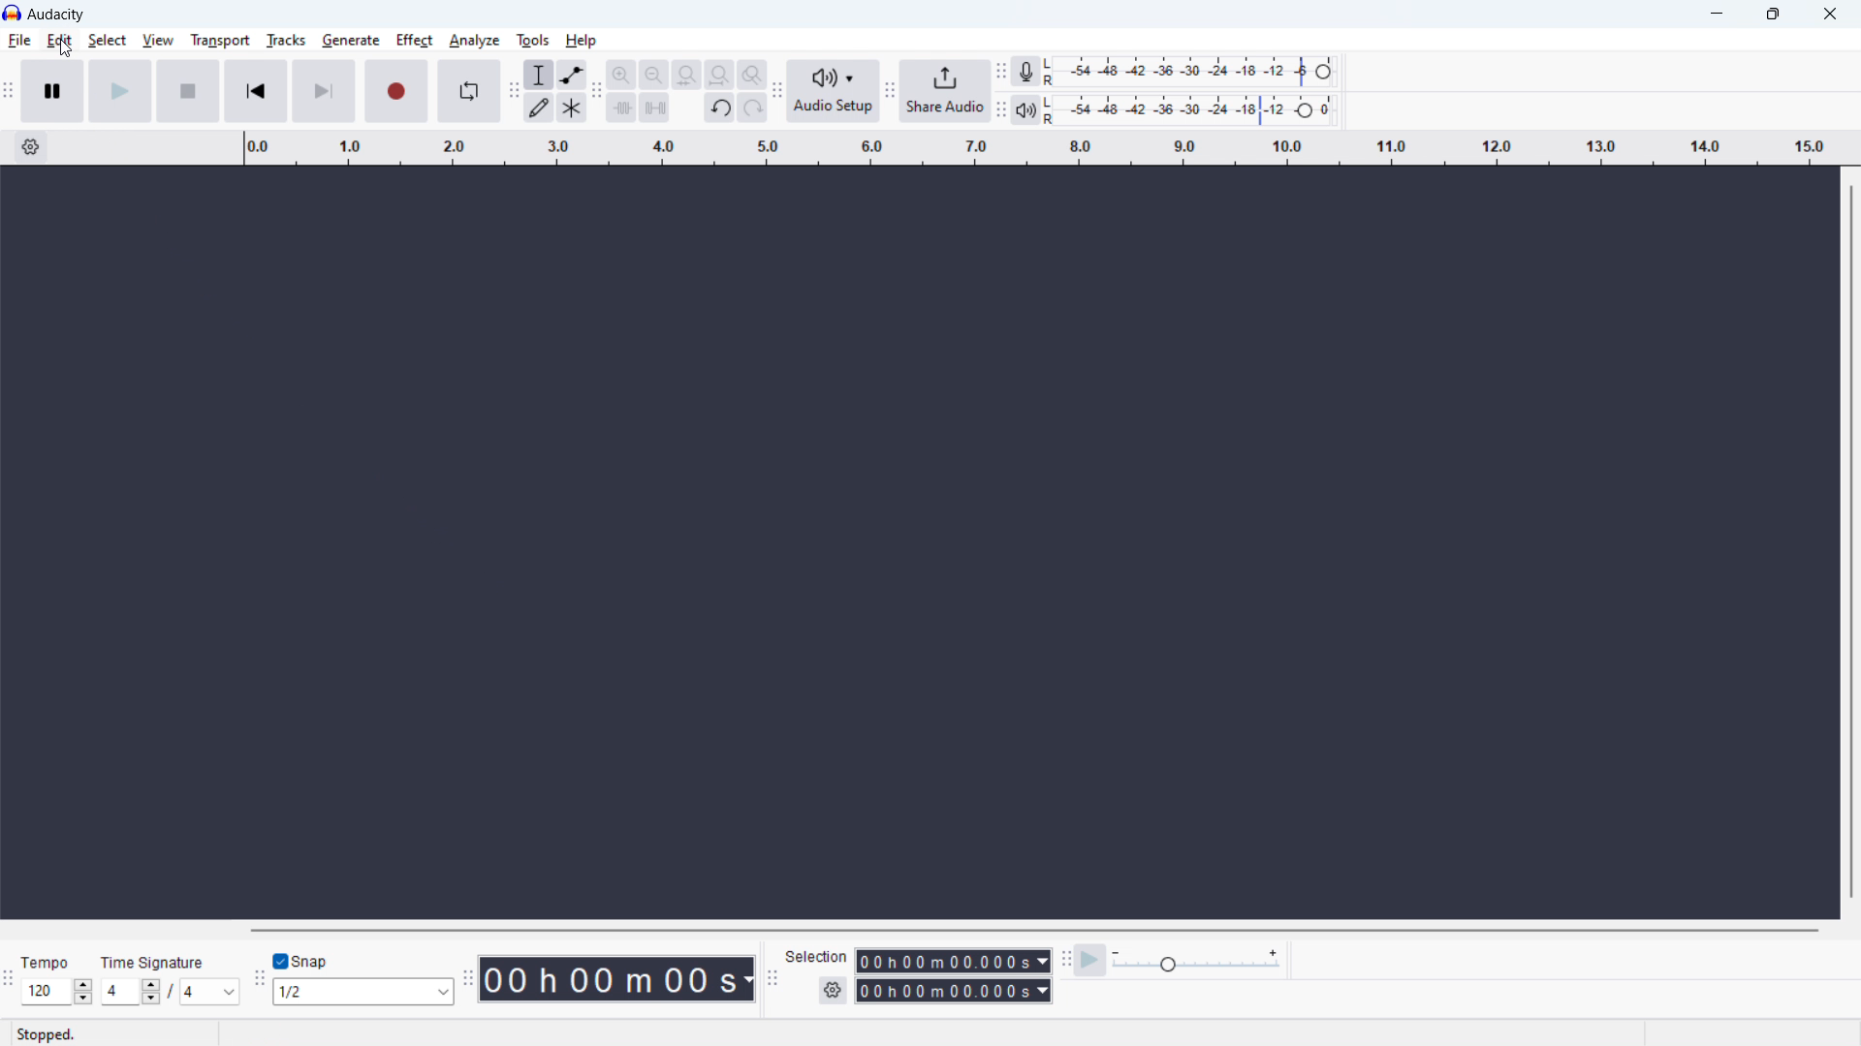 This screenshot has height=1046, width=1861. I want to click on skip to end, so click(324, 91).